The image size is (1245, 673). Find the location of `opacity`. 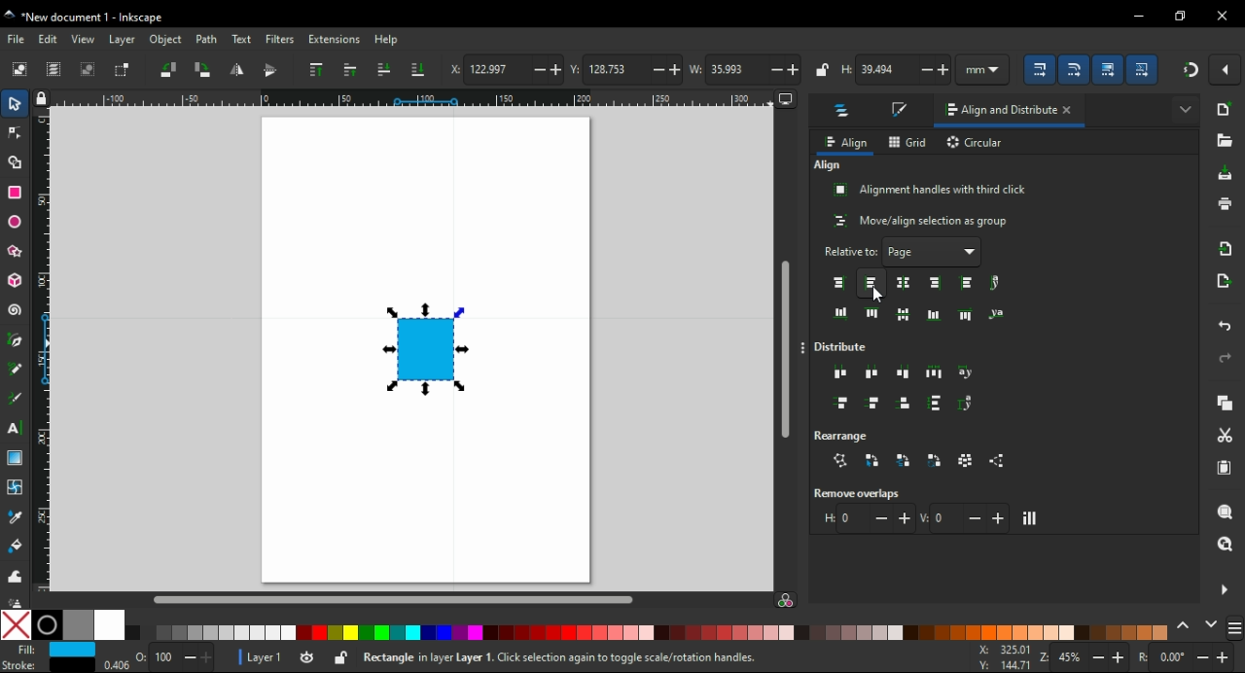

opacity is located at coordinates (160, 659).